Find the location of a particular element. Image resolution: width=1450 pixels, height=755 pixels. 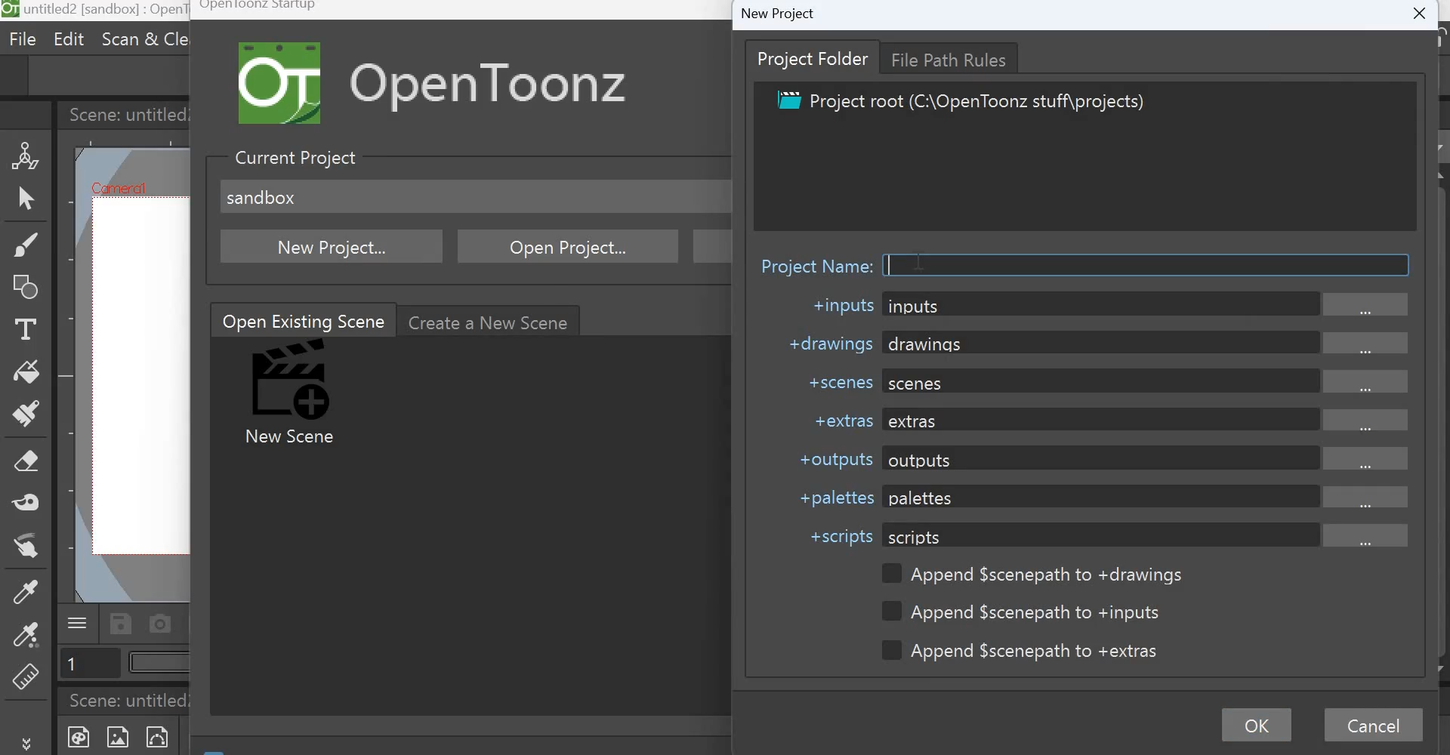

Current Project is located at coordinates (293, 158).